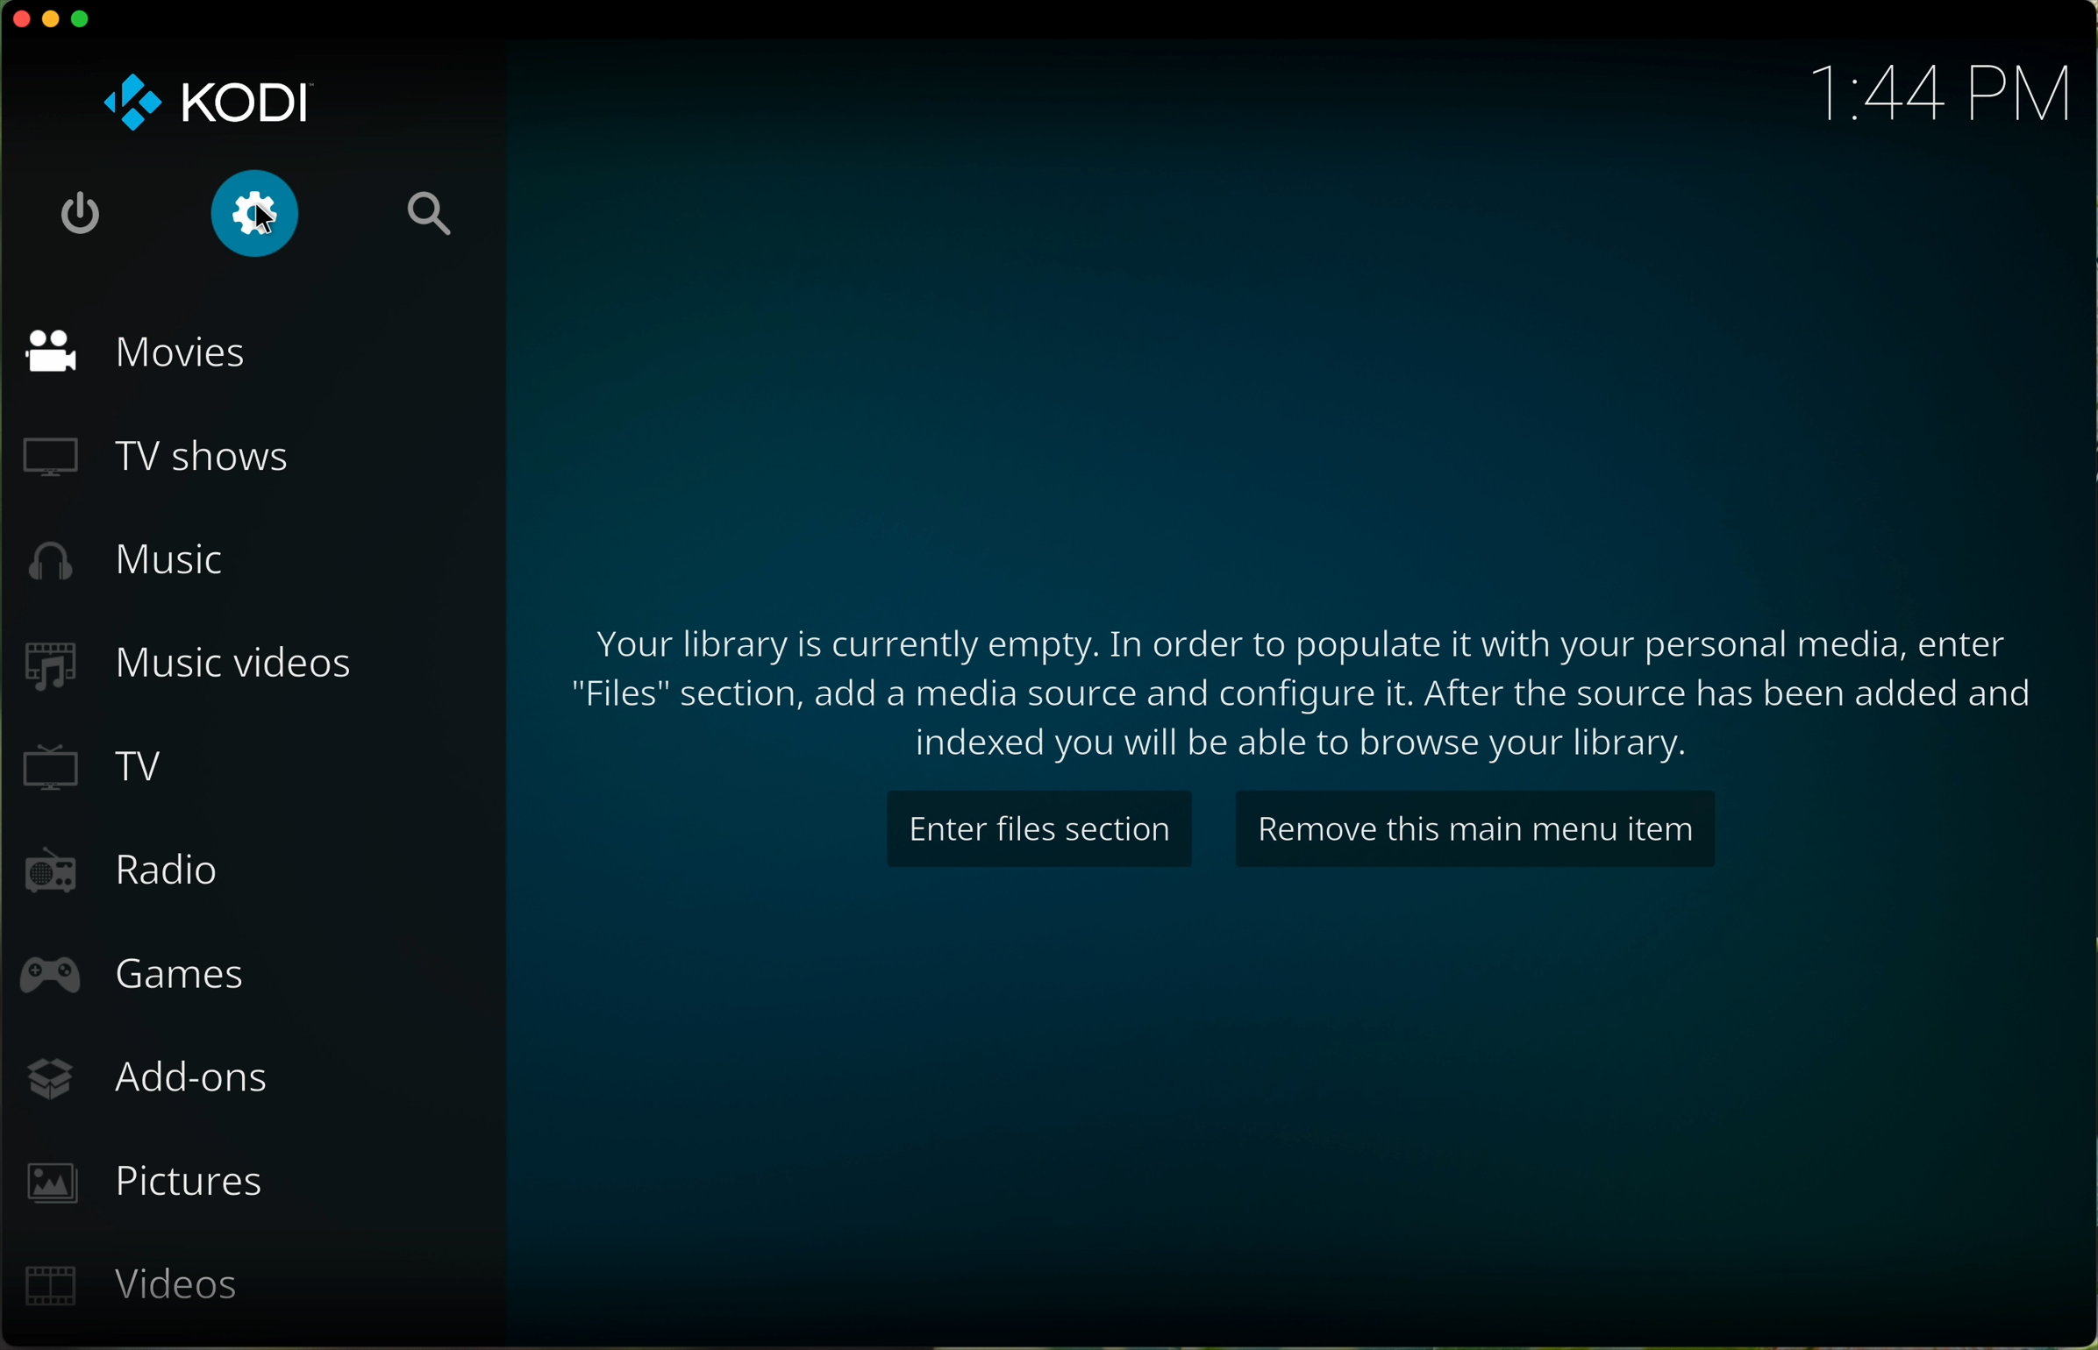  I want to click on notes, so click(1303, 686).